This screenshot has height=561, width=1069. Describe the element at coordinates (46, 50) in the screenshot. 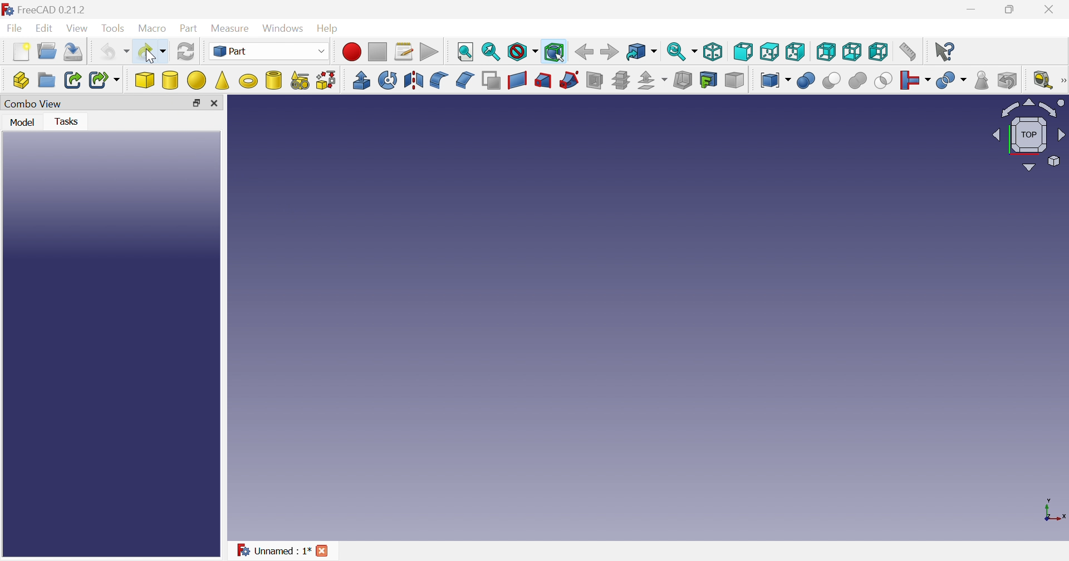

I see `Open` at that location.